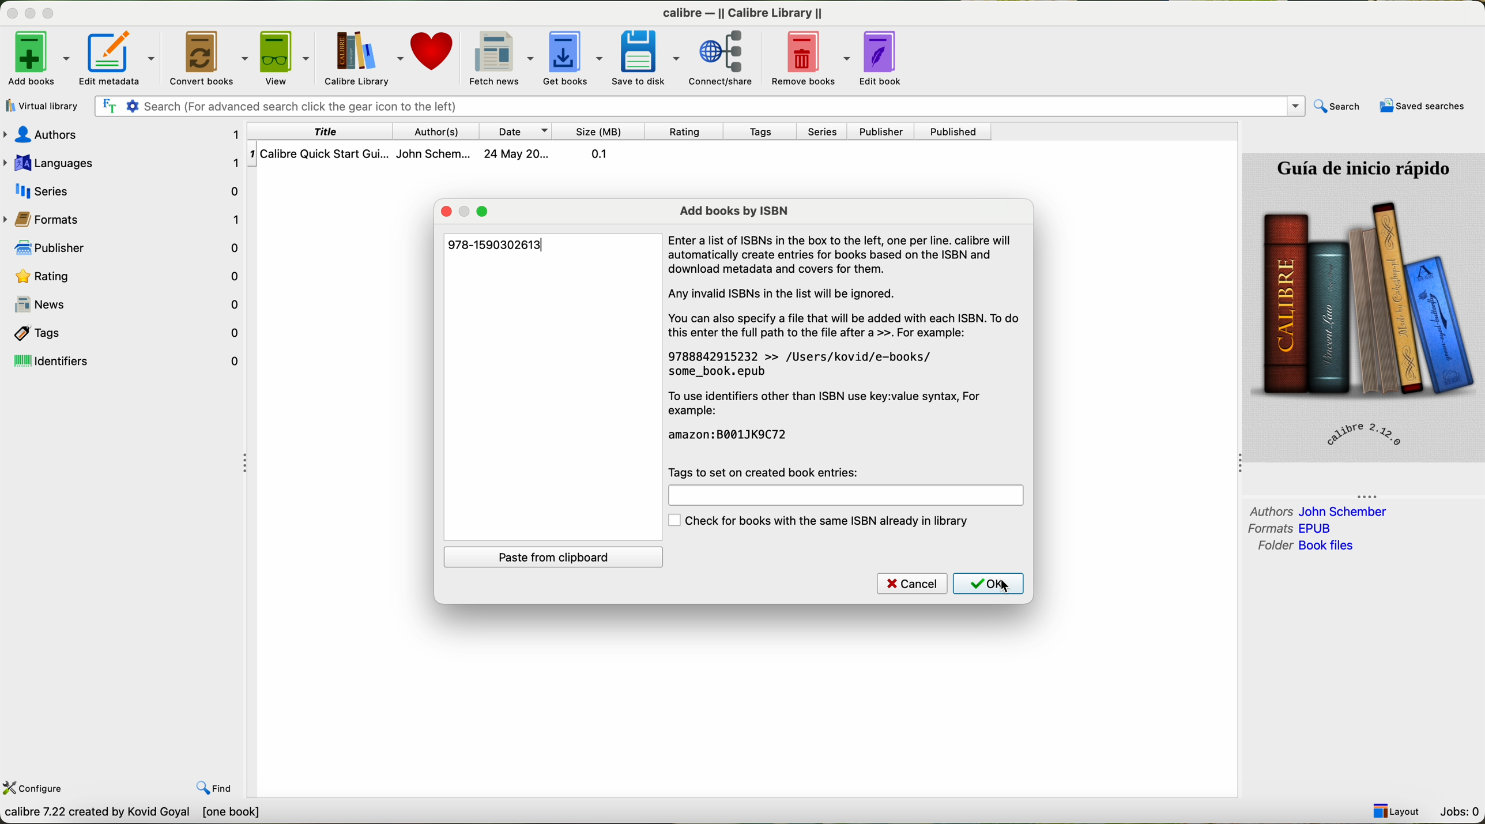 This screenshot has width=1485, height=824. I want to click on rating, so click(685, 131).